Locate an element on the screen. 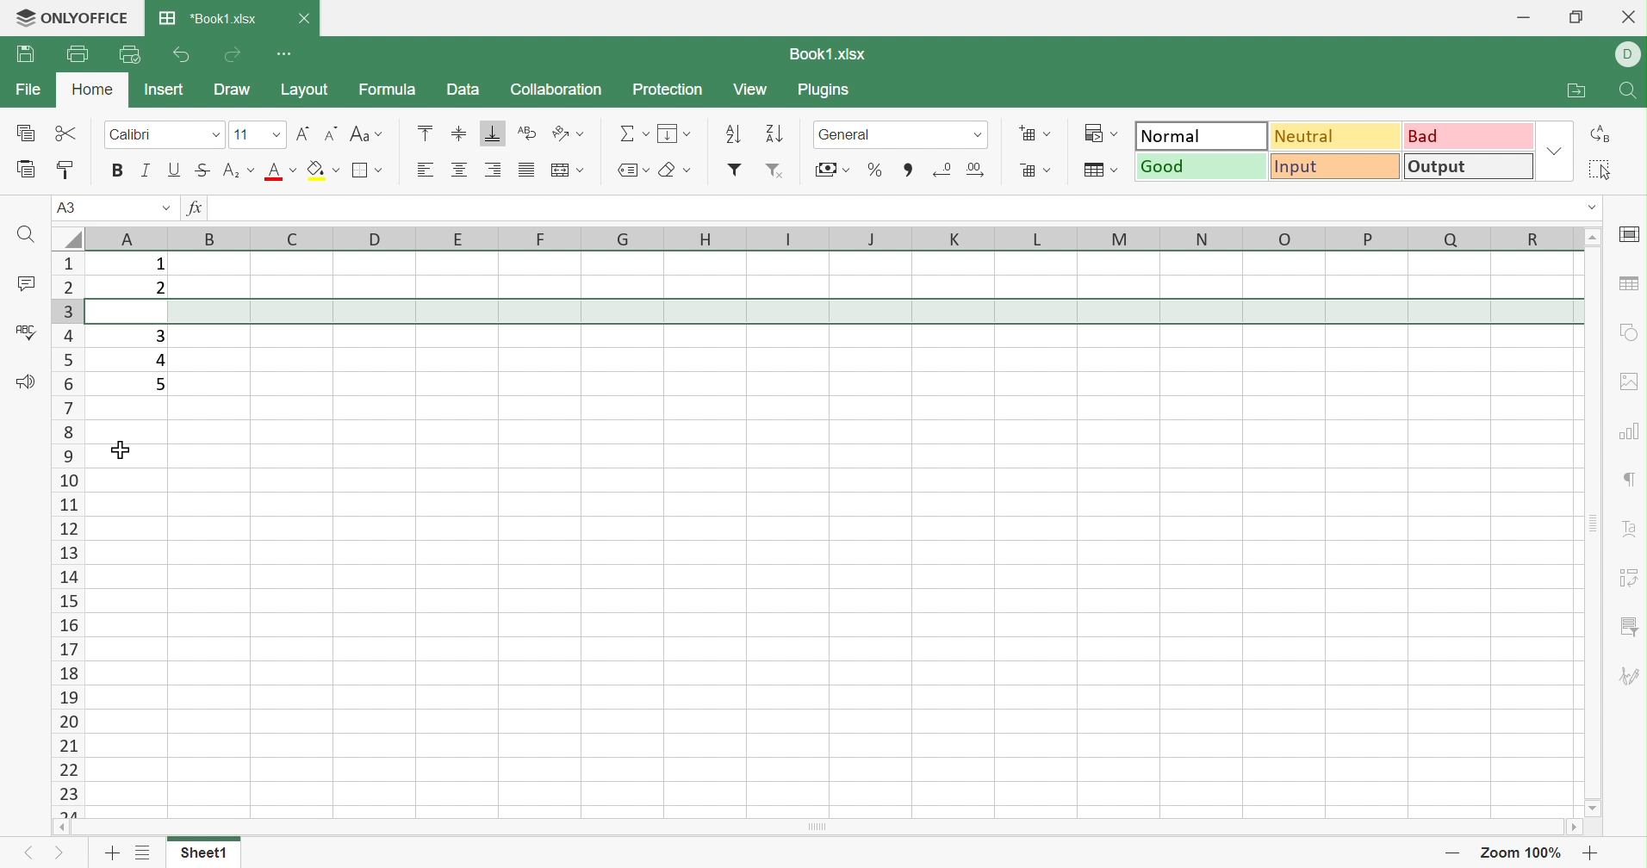 This screenshot has width=1647, height=868. Neutral is located at coordinates (1336, 135).